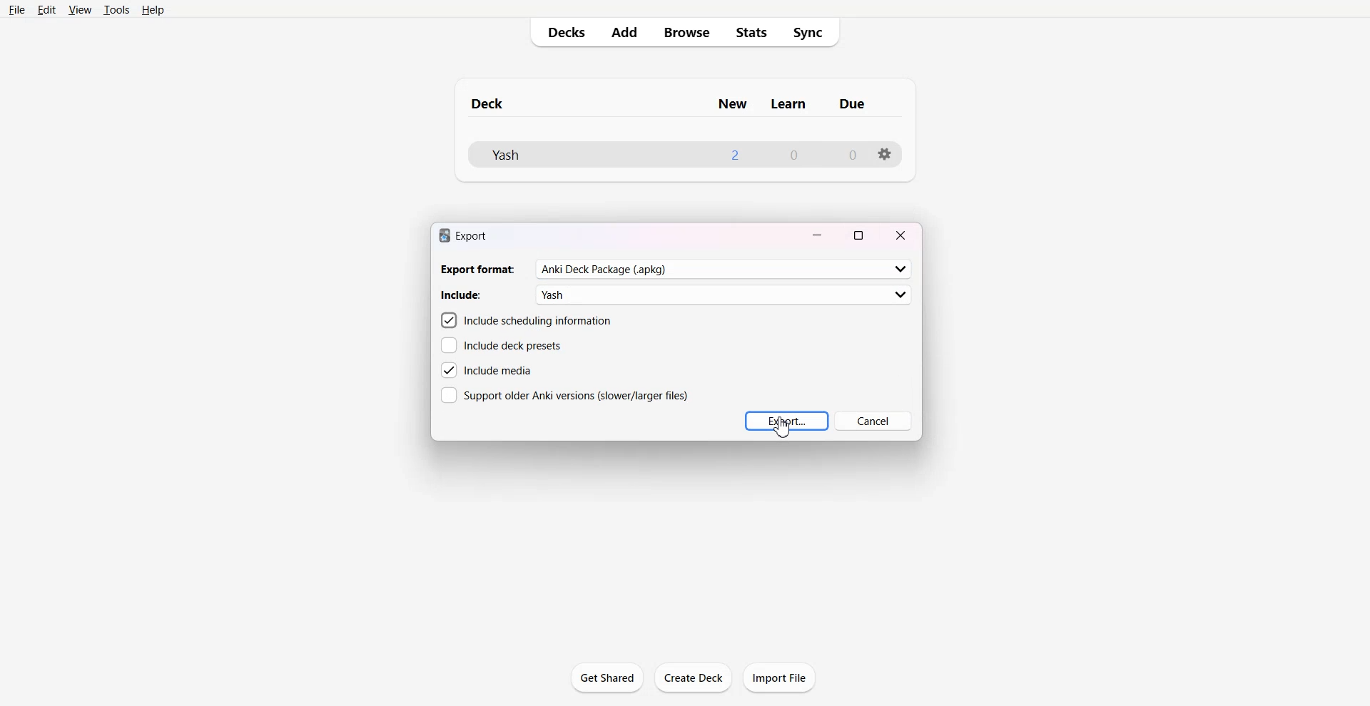  I want to click on Help, so click(156, 11).